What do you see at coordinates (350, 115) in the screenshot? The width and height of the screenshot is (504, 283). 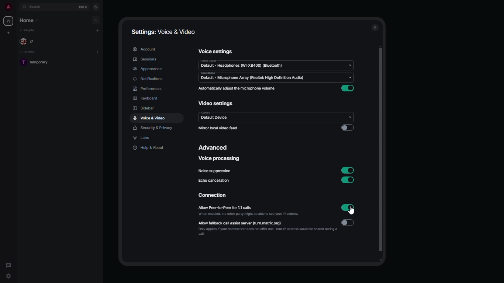 I see `drop down` at bounding box center [350, 115].